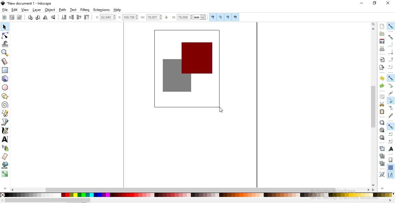  What do you see at coordinates (14, 10) in the screenshot?
I see `edit` at bounding box center [14, 10].